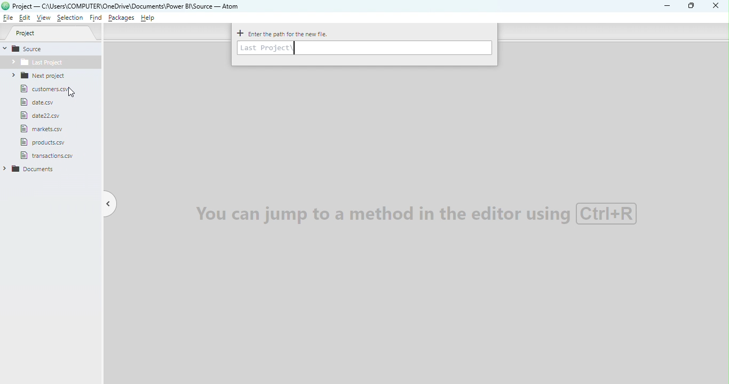  I want to click on File, so click(9, 18).